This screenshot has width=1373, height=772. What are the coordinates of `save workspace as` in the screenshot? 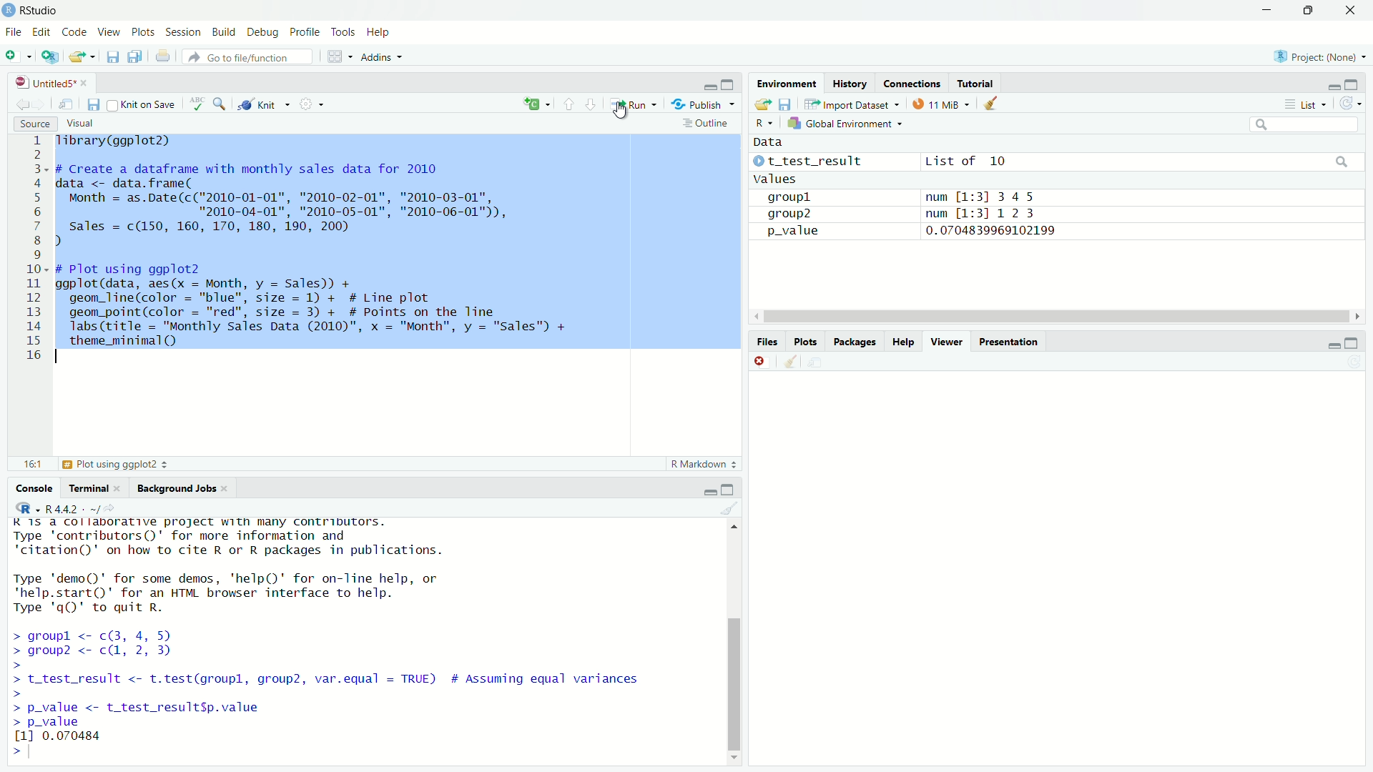 It's located at (786, 104).